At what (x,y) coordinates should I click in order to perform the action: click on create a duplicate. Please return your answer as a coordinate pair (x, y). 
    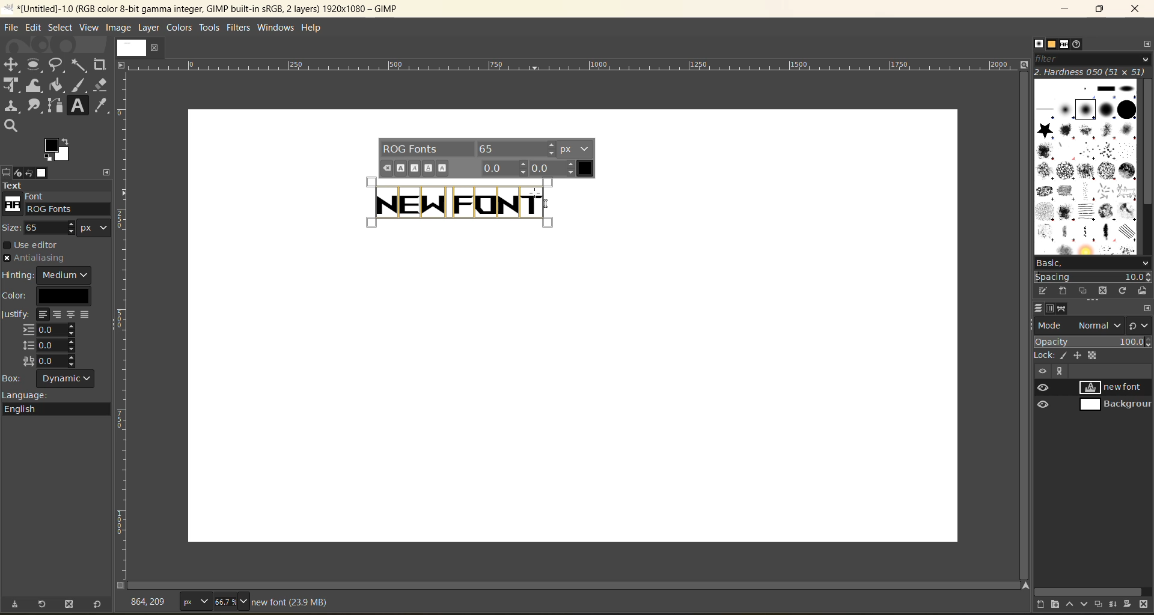
    Looking at the image, I should click on (1099, 604).